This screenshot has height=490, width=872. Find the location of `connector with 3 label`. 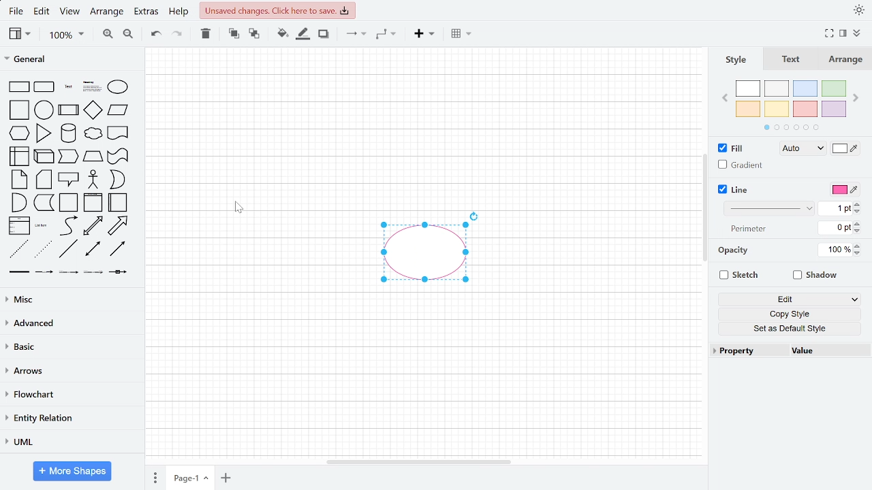

connector with 3 label is located at coordinates (93, 274).